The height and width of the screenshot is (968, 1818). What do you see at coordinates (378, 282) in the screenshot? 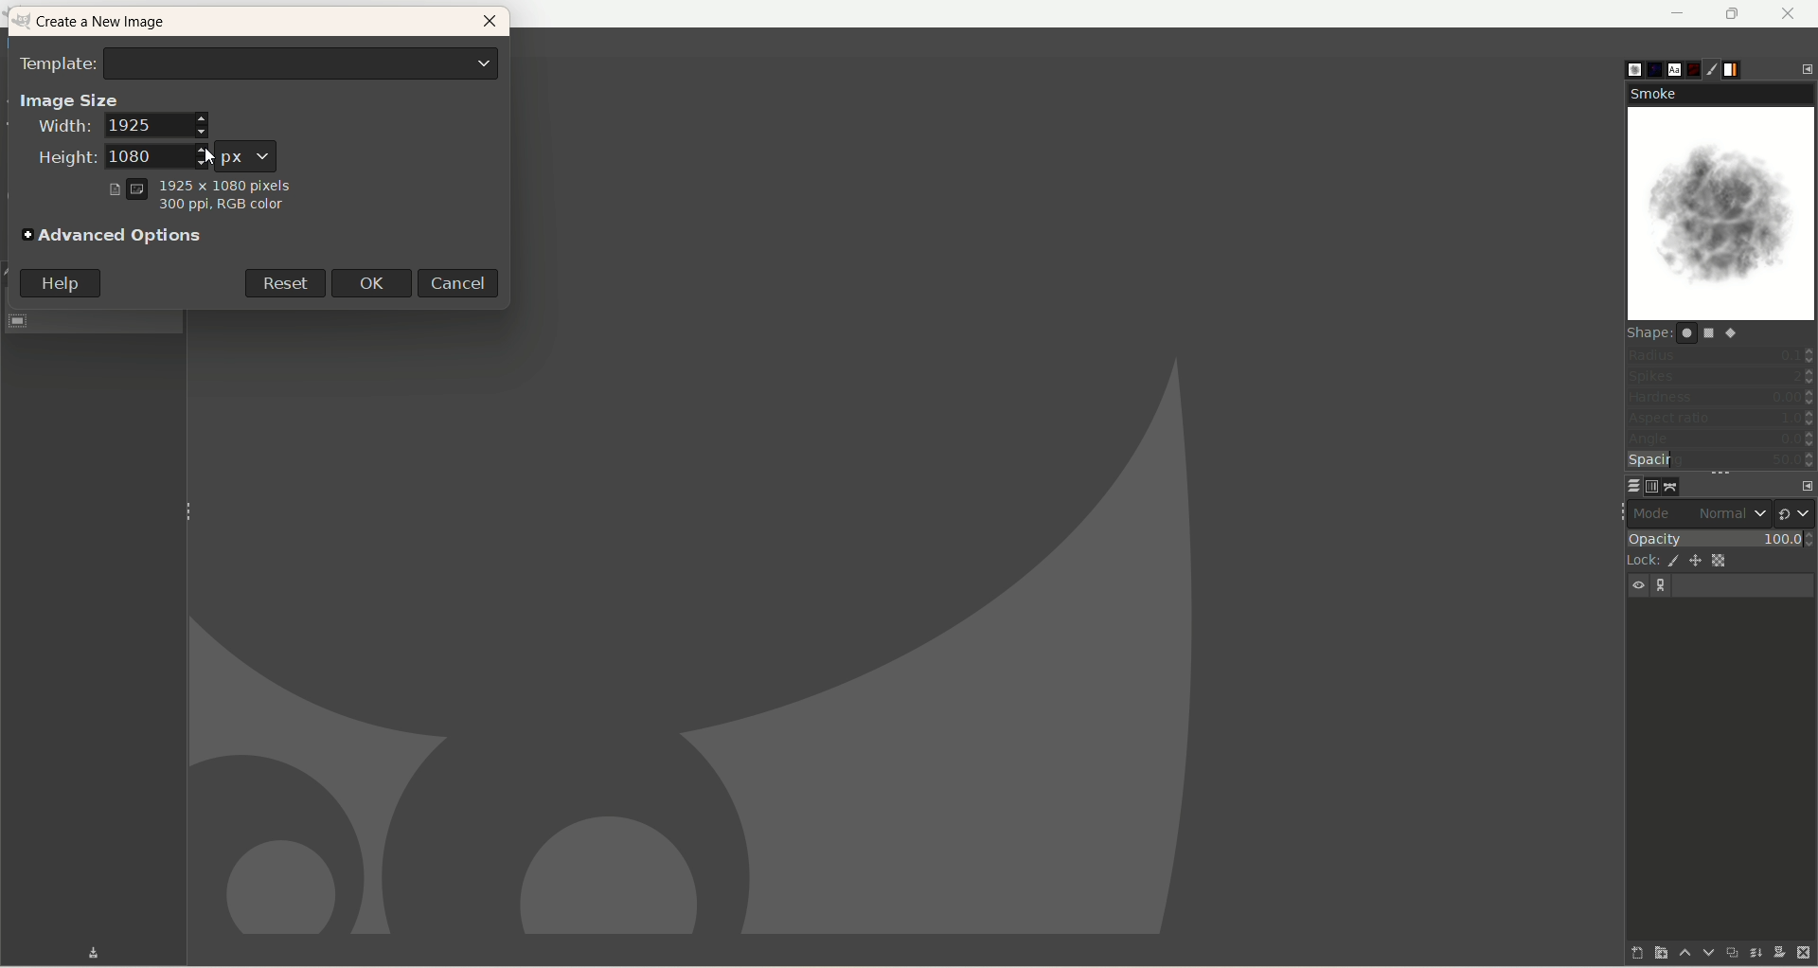
I see `ok` at bounding box center [378, 282].